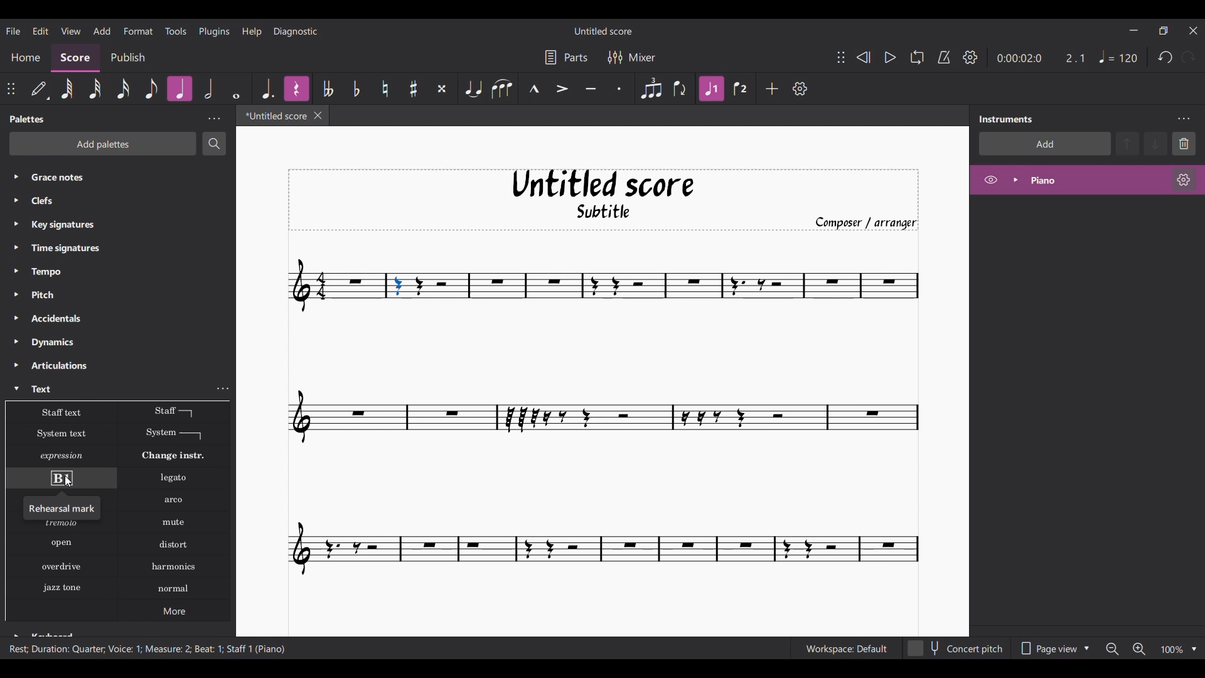  Describe the element at coordinates (1097, 181) in the screenshot. I see `Current instrument, highlighted` at that location.